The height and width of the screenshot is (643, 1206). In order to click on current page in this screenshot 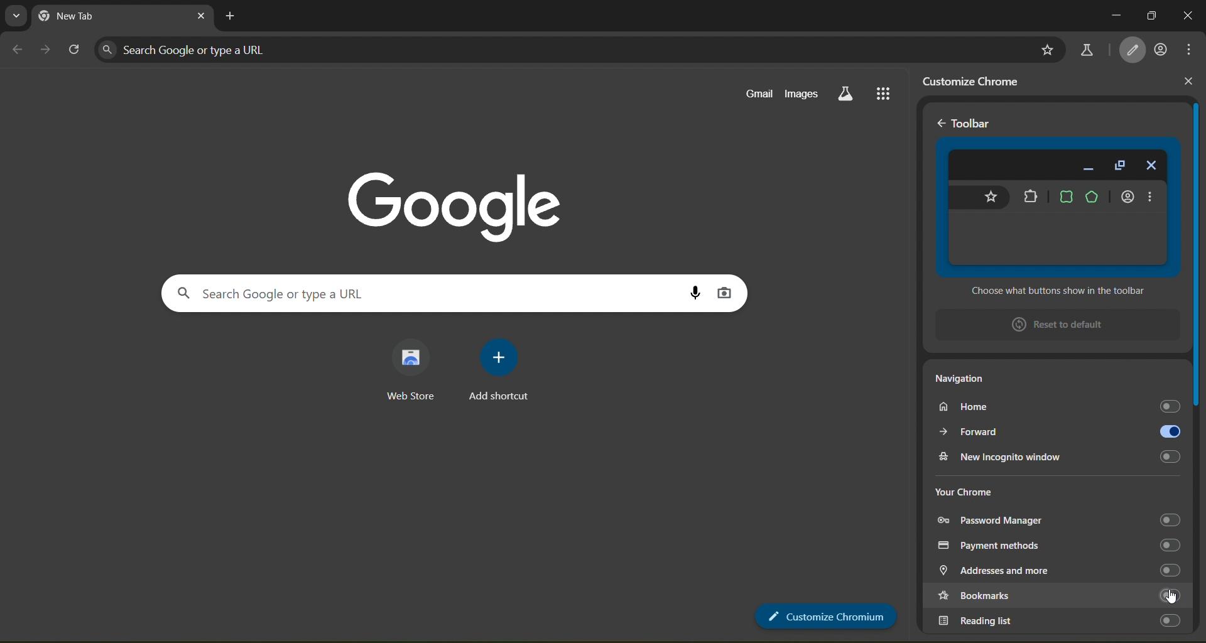, I will do `click(109, 16)`.